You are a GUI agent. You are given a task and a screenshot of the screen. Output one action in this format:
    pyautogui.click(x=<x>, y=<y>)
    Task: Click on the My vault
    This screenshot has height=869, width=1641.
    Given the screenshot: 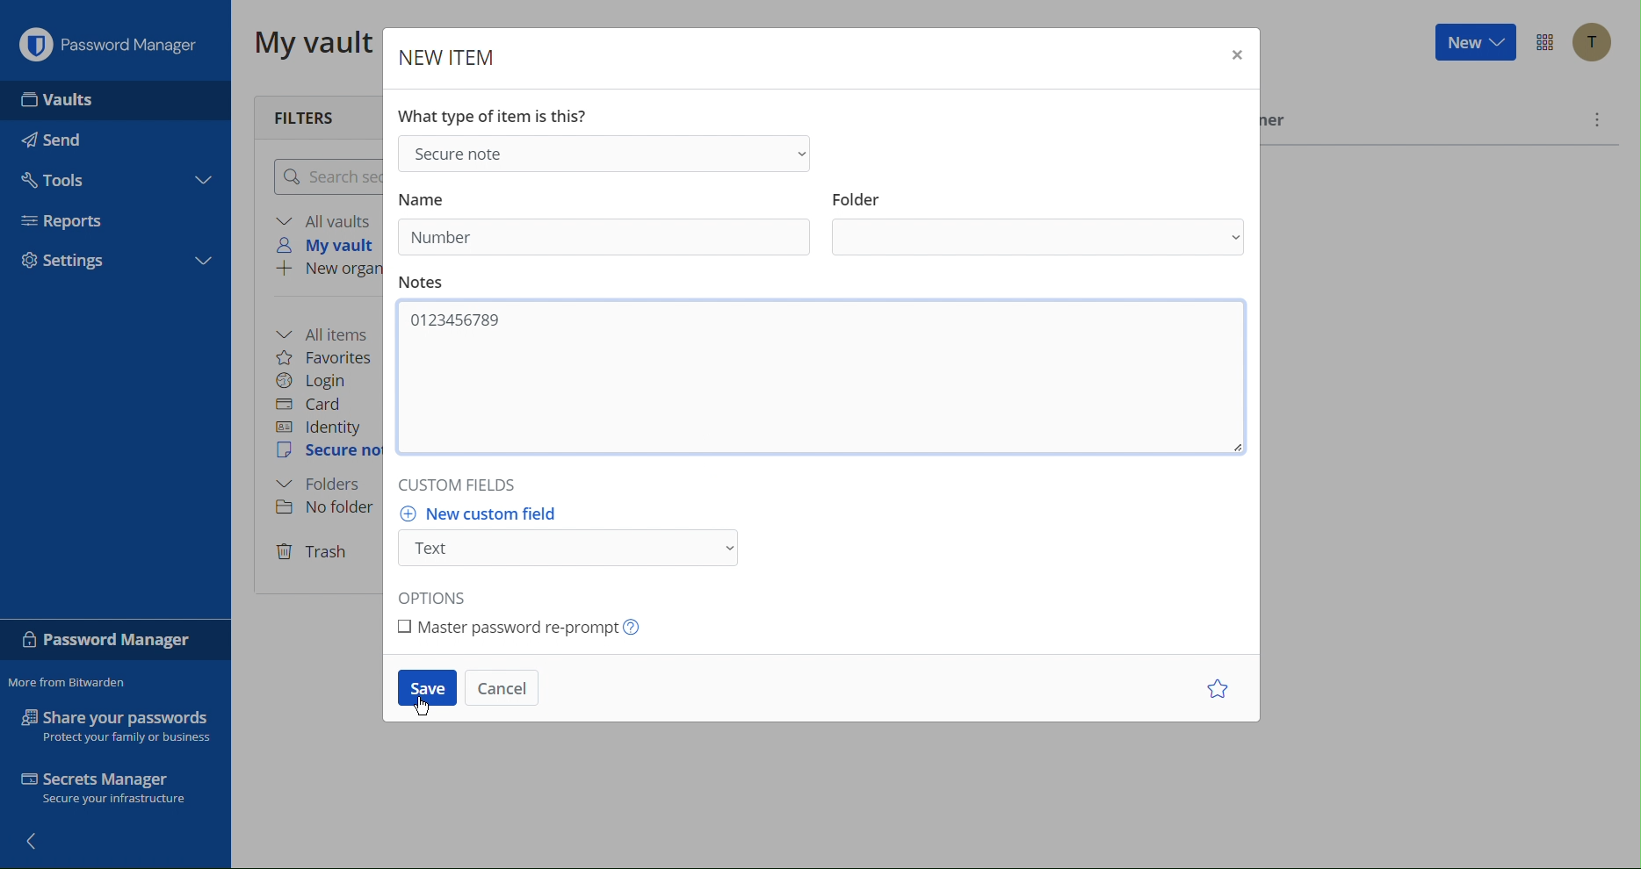 What is the action you would take?
    pyautogui.click(x=307, y=44)
    